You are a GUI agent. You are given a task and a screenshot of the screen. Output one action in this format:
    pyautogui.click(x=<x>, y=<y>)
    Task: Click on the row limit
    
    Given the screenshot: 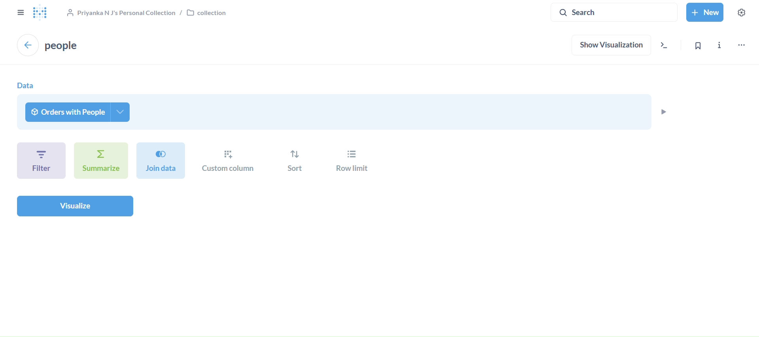 What is the action you would take?
    pyautogui.click(x=349, y=162)
    